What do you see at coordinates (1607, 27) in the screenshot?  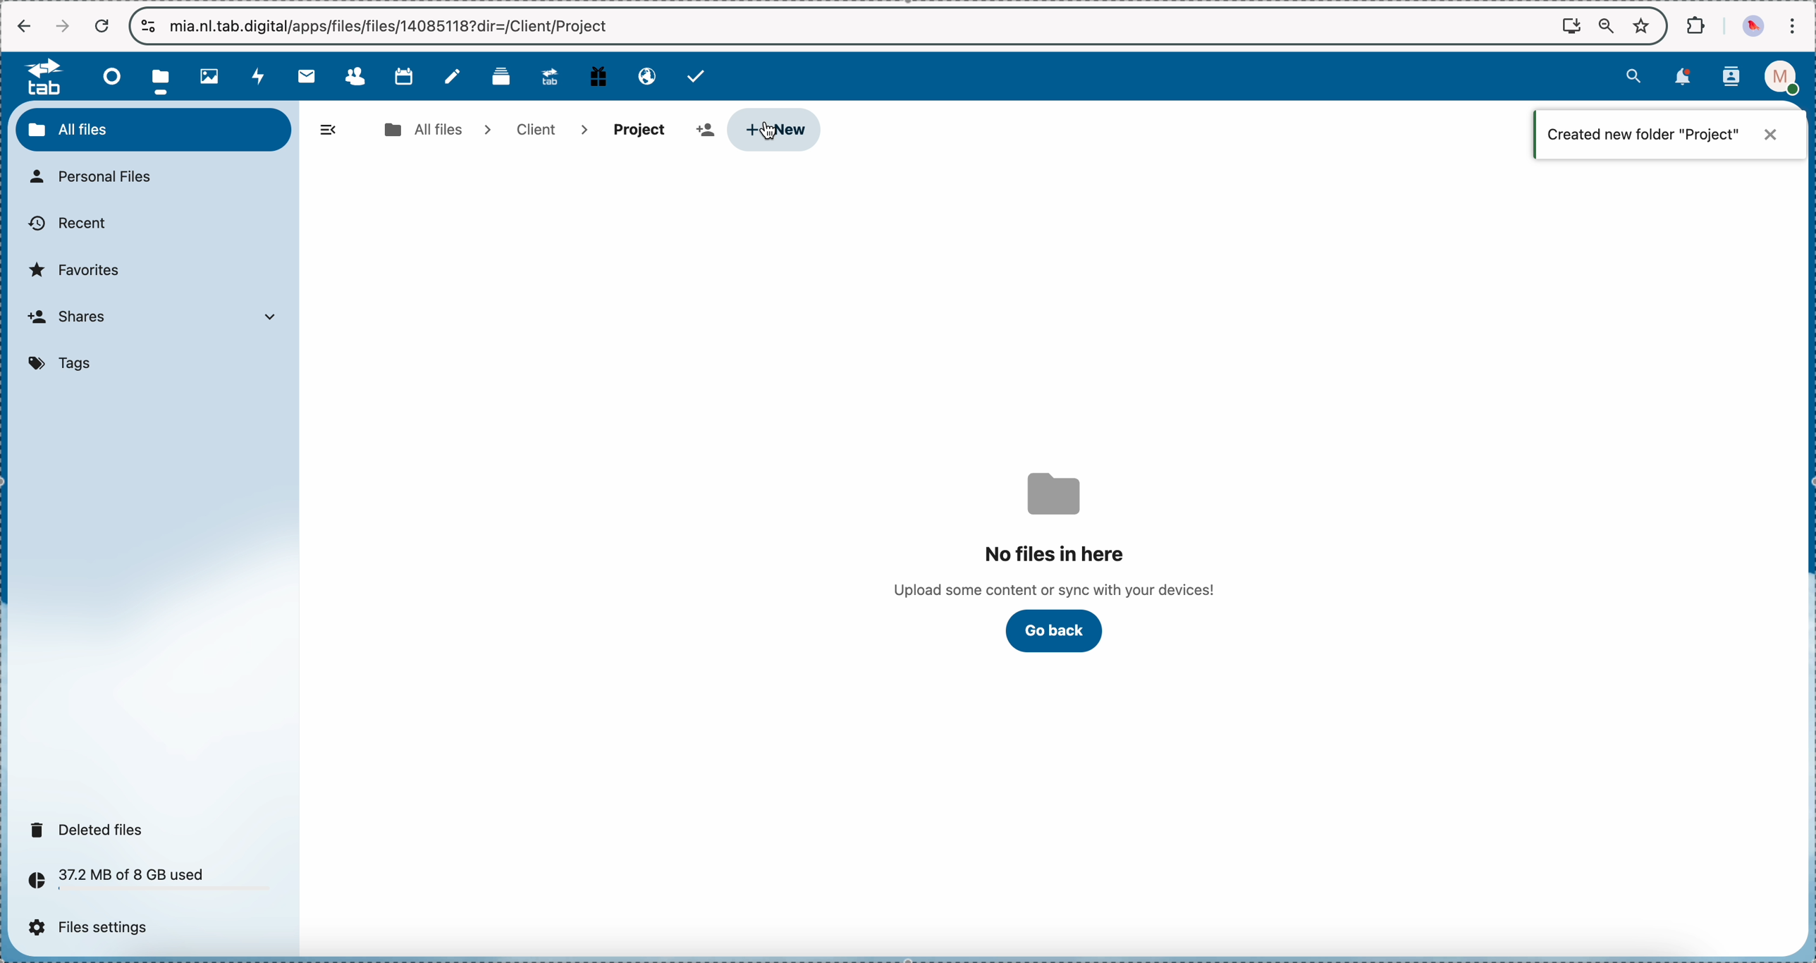 I see `zoom out` at bounding box center [1607, 27].